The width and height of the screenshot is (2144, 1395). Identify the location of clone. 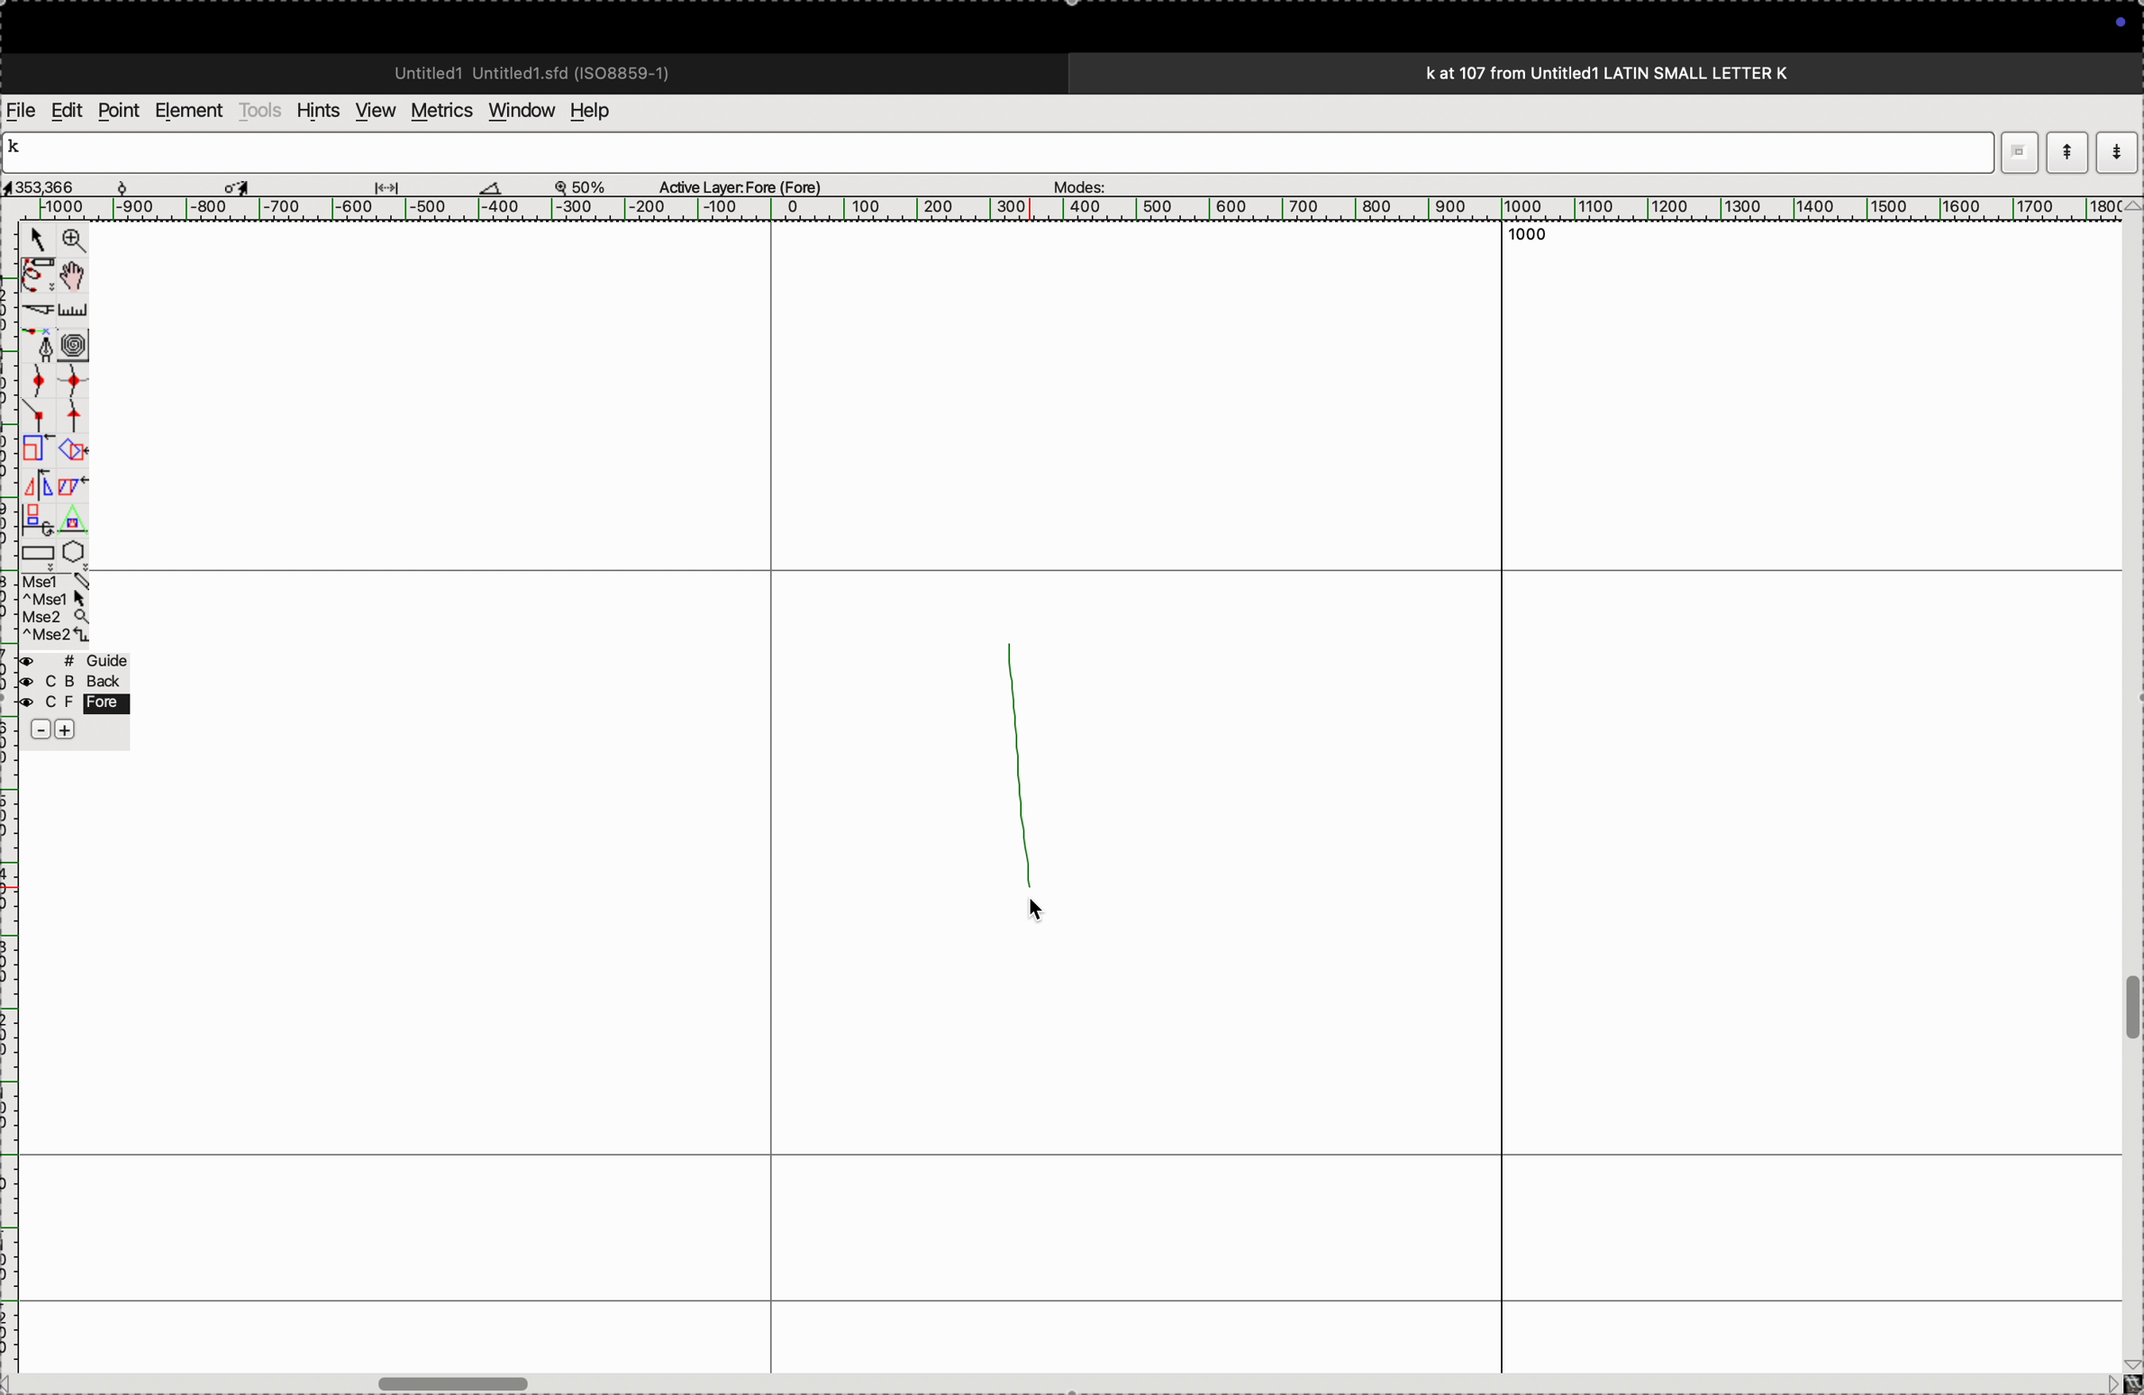
(35, 449).